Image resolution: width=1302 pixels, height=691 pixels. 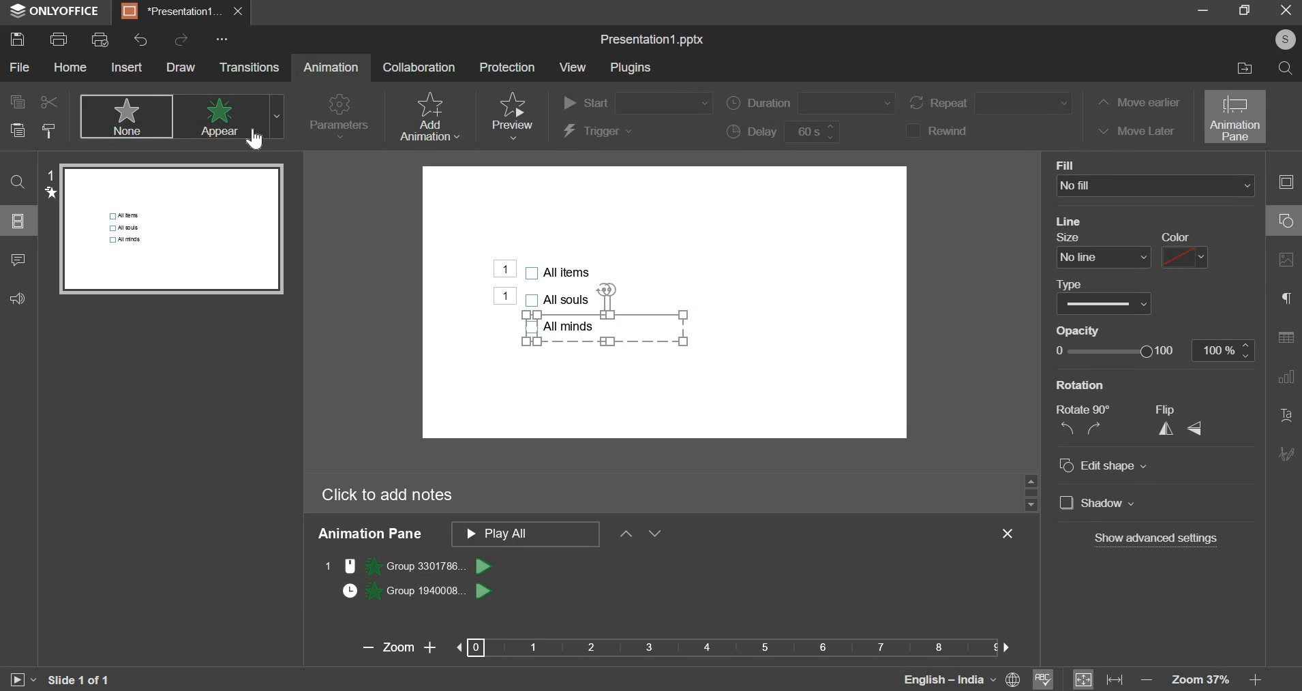 What do you see at coordinates (70, 67) in the screenshot?
I see `home` at bounding box center [70, 67].